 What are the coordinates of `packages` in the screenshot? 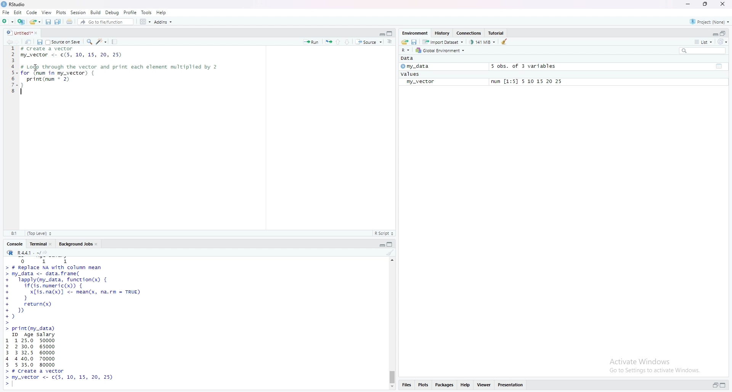 It's located at (445, 385).